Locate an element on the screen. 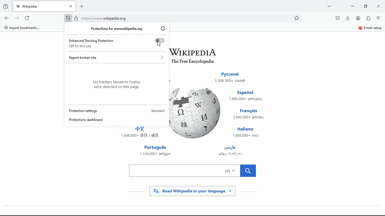 This screenshot has height=216, width=385. close is located at coordinates (378, 6).